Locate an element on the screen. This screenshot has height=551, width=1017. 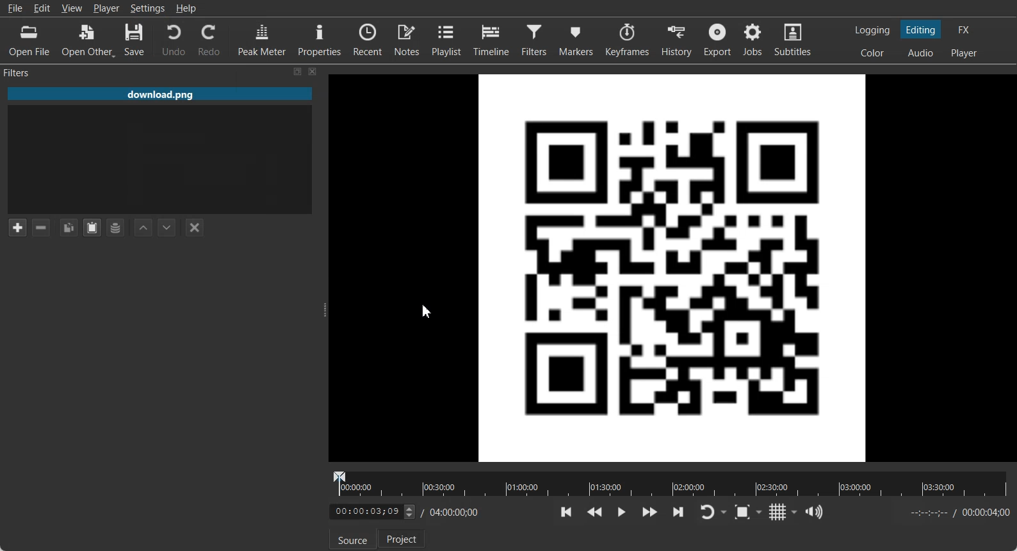
Export is located at coordinates (717, 40).